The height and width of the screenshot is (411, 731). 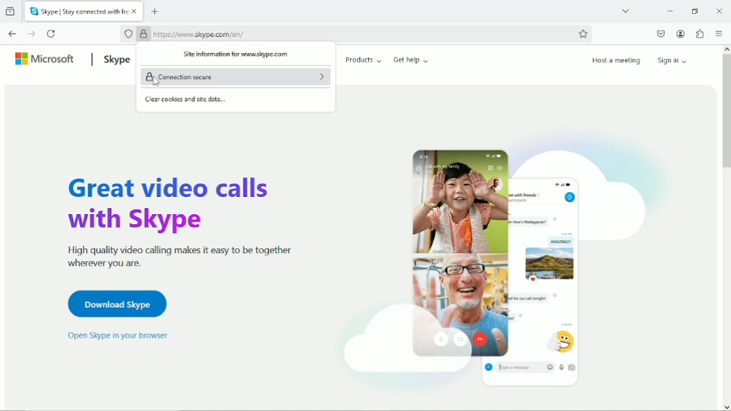 What do you see at coordinates (78, 11) in the screenshot?
I see `Current tab` at bounding box center [78, 11].